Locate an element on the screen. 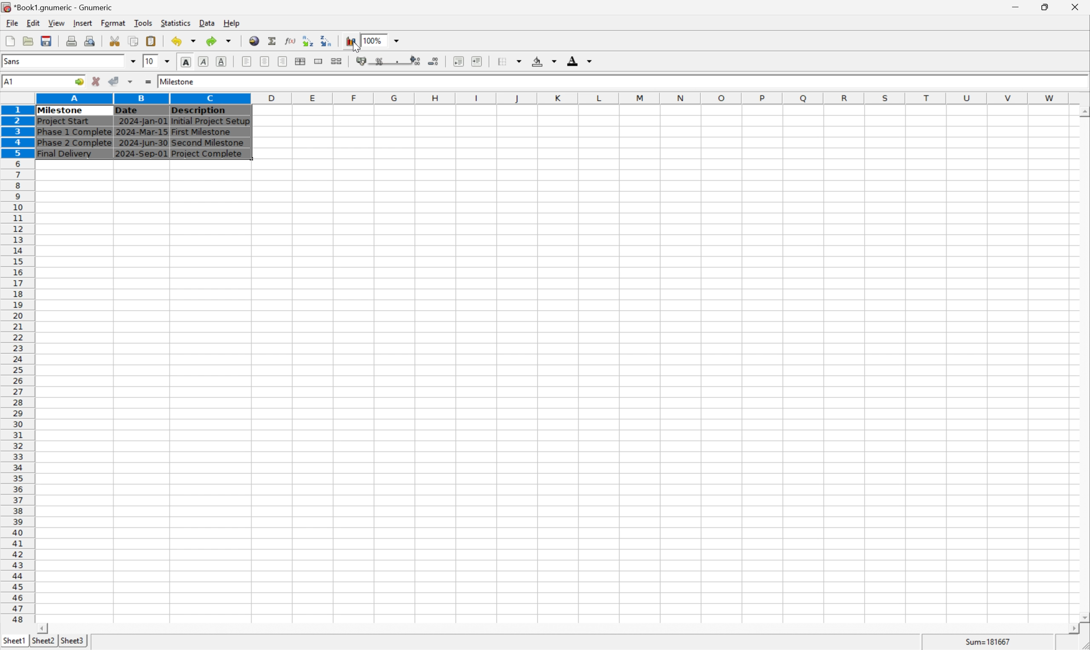 The height and width of the screenshot is (650, 1090). 100% is located at coordinates (374, 39).